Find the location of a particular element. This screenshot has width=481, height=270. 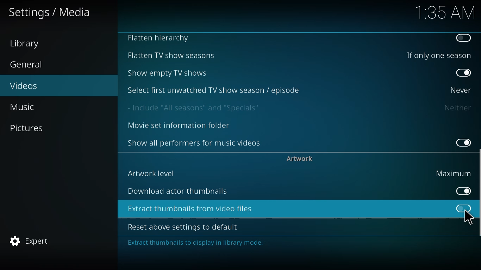

pictures is located at coordinates (28, 128).